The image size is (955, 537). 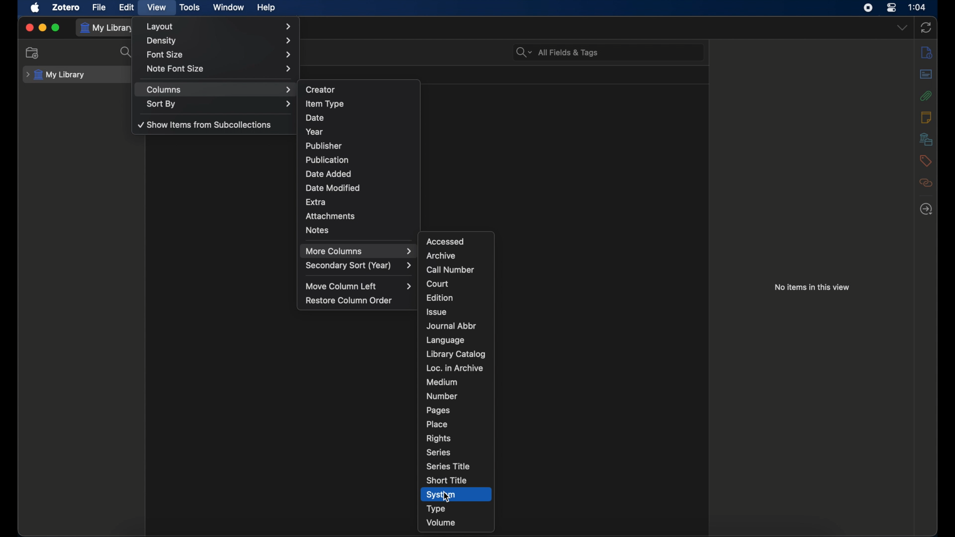 I want to click on creator, so click(x=320, y=89).